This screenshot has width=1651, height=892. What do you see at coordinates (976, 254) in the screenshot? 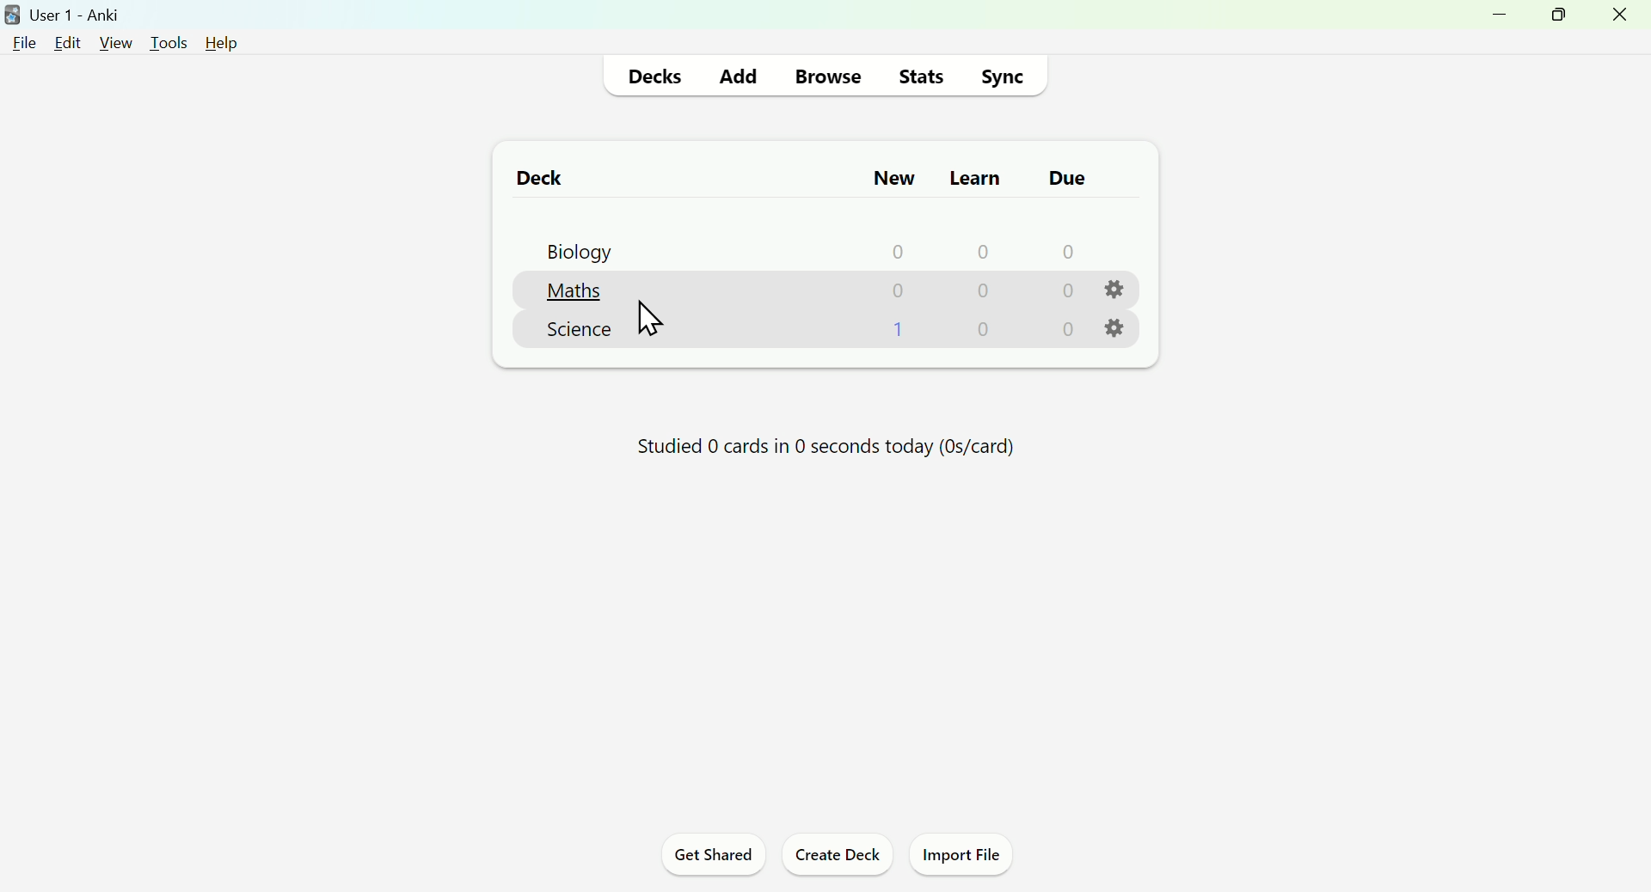
I see `0` at bounding box center [976, 254].